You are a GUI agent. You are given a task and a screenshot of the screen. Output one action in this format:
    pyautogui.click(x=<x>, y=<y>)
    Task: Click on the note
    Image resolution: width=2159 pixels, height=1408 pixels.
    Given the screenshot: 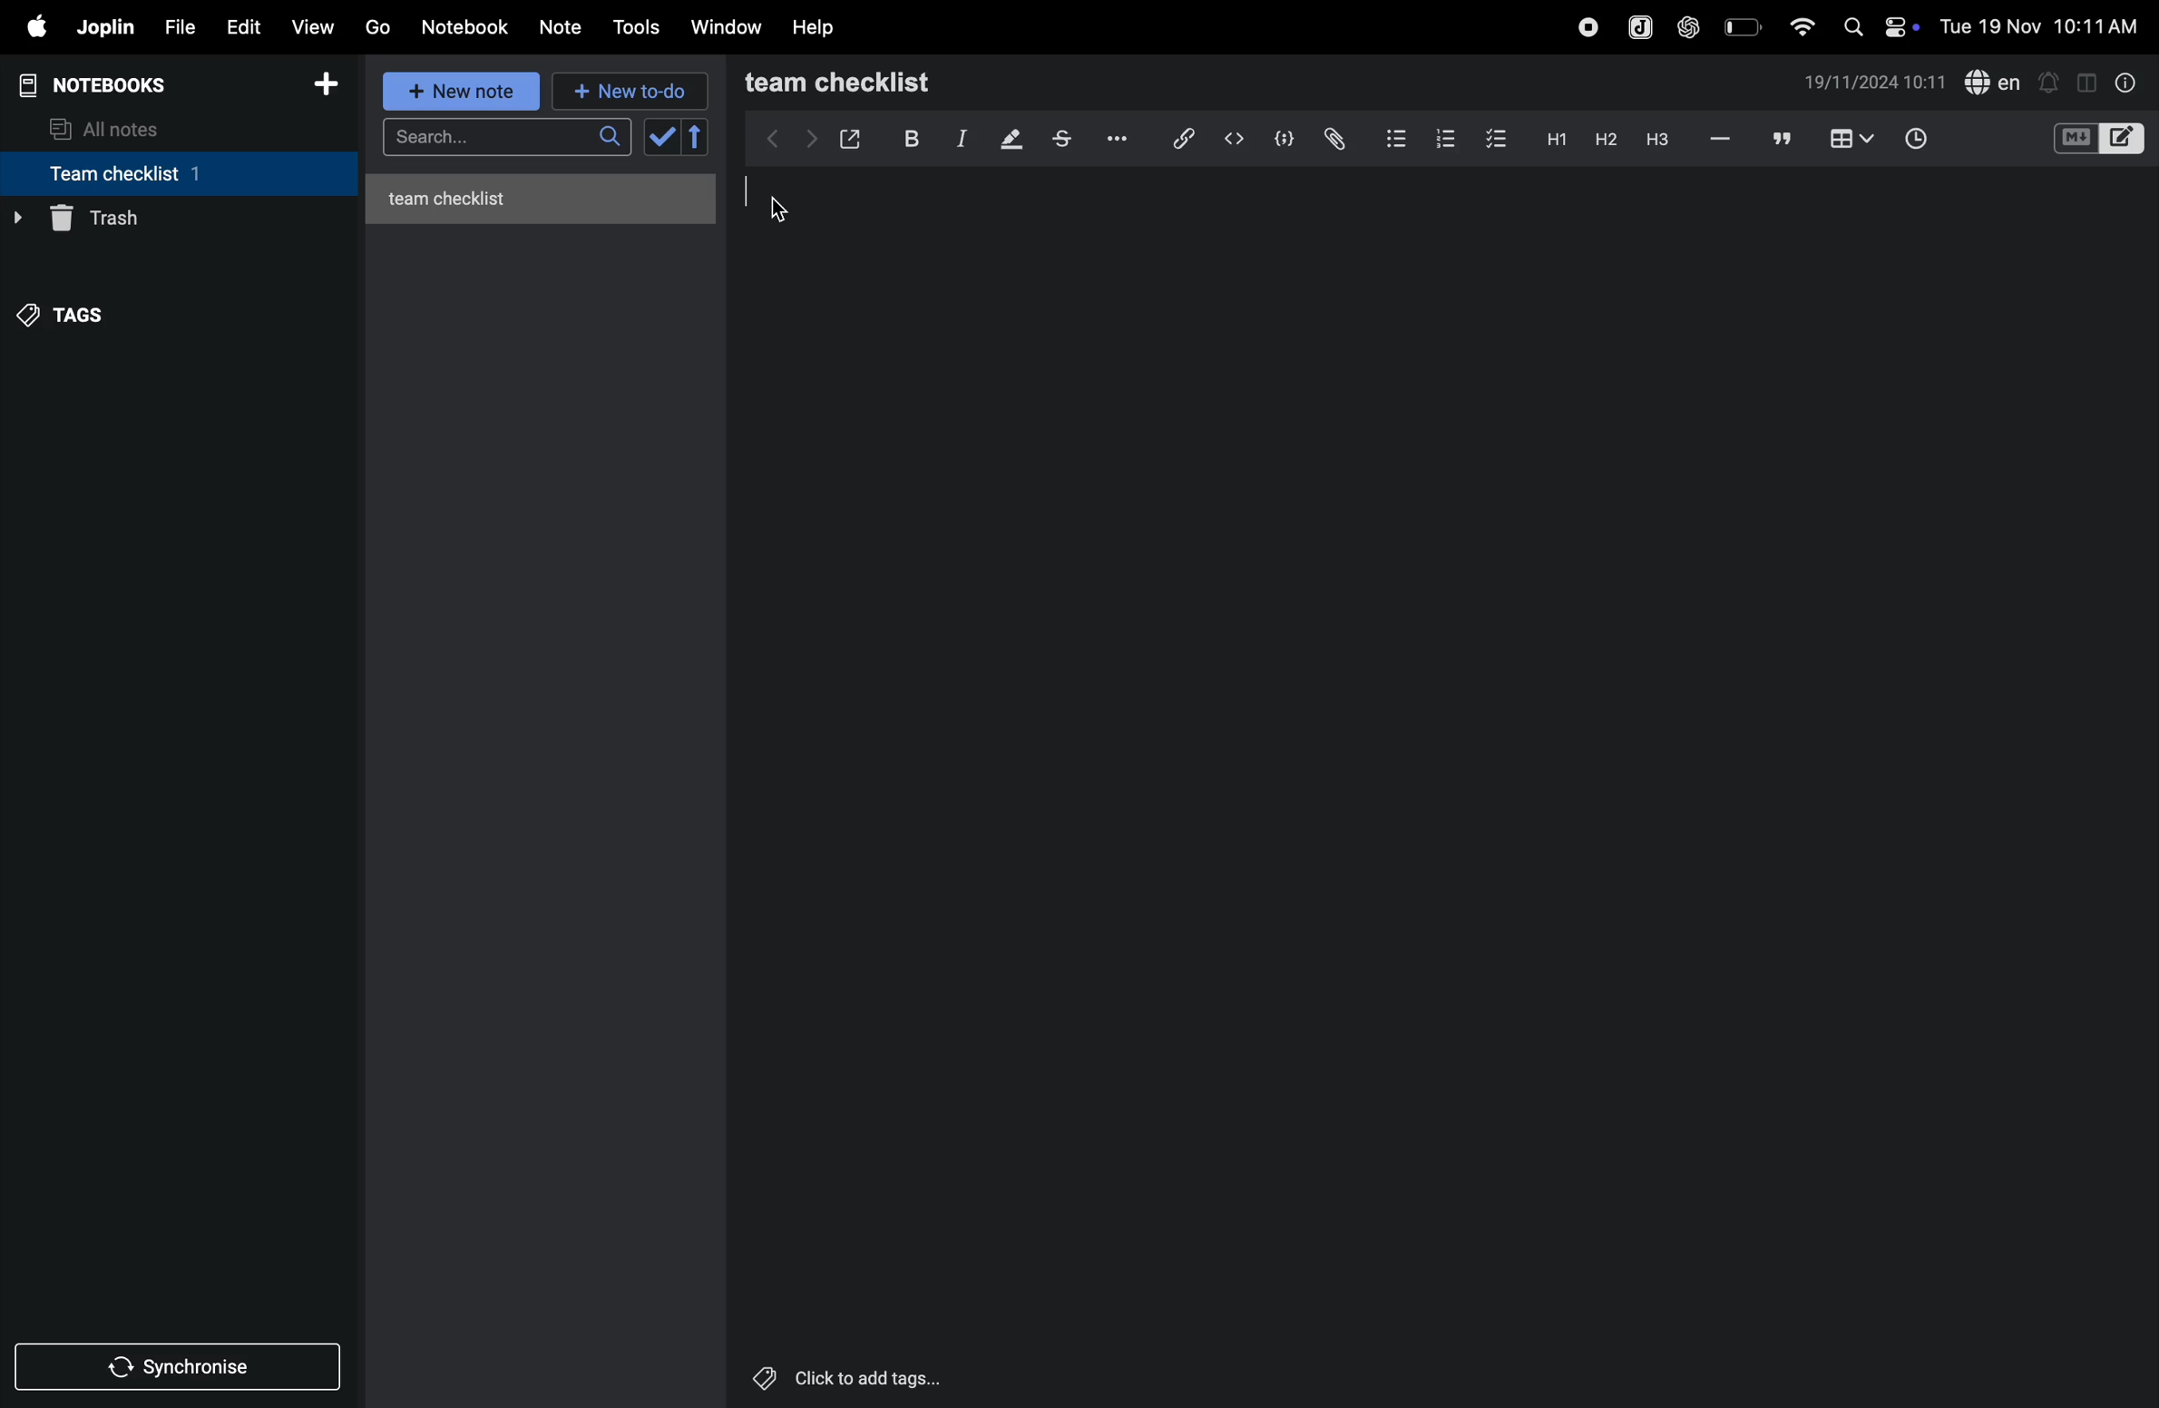 What is the action you would take?
    pyautogui.click(x=569, y=24)
    